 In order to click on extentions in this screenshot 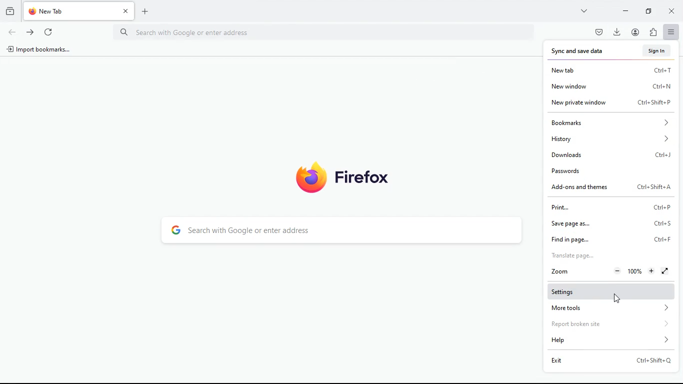, I will do `click(653, 33)`.